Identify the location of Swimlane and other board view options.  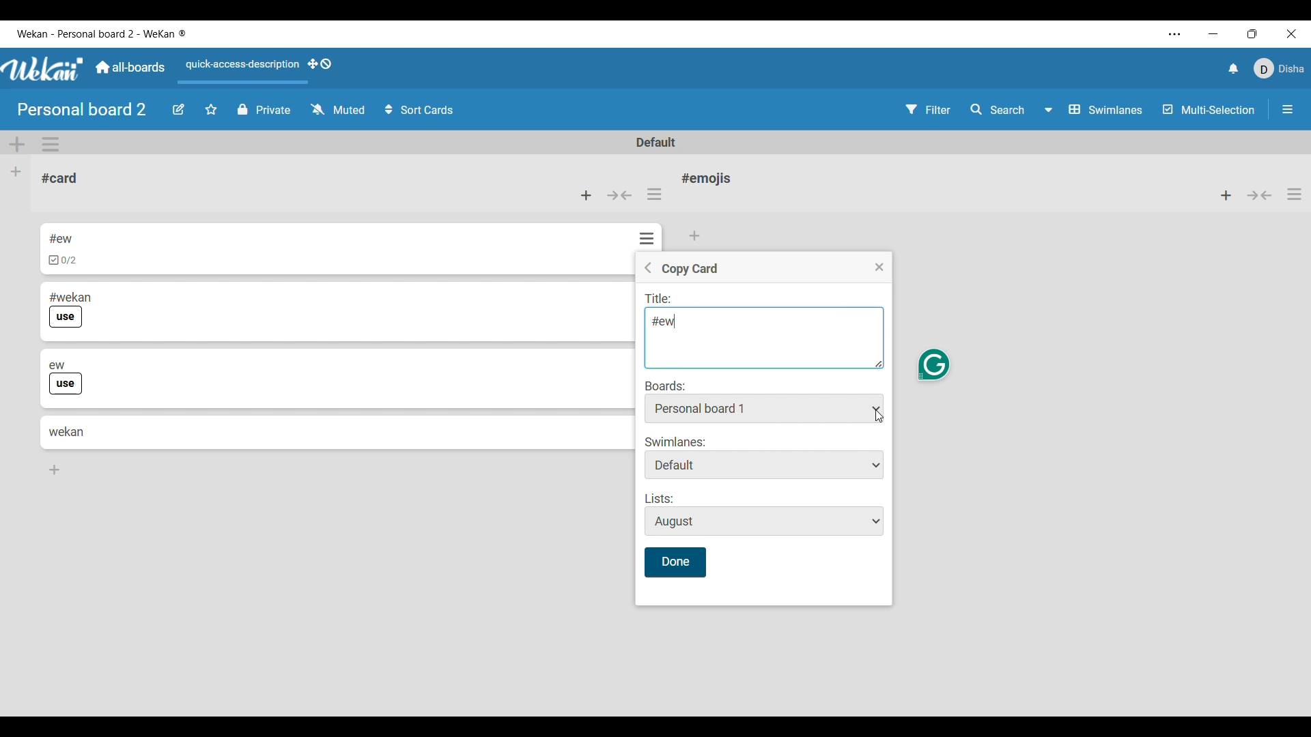
(1095, 110).